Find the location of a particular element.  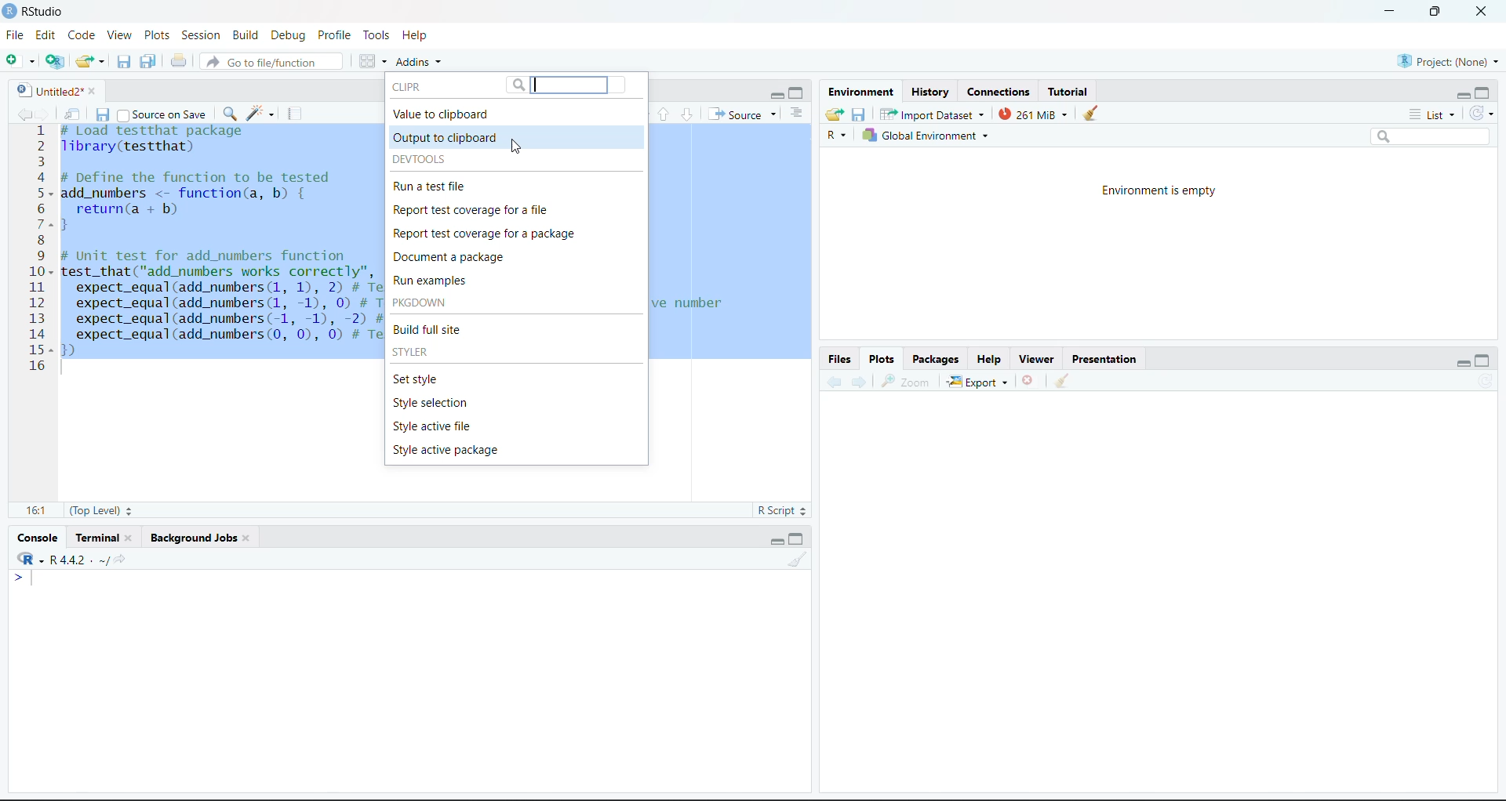

Source is located at coordinates (744, 113).